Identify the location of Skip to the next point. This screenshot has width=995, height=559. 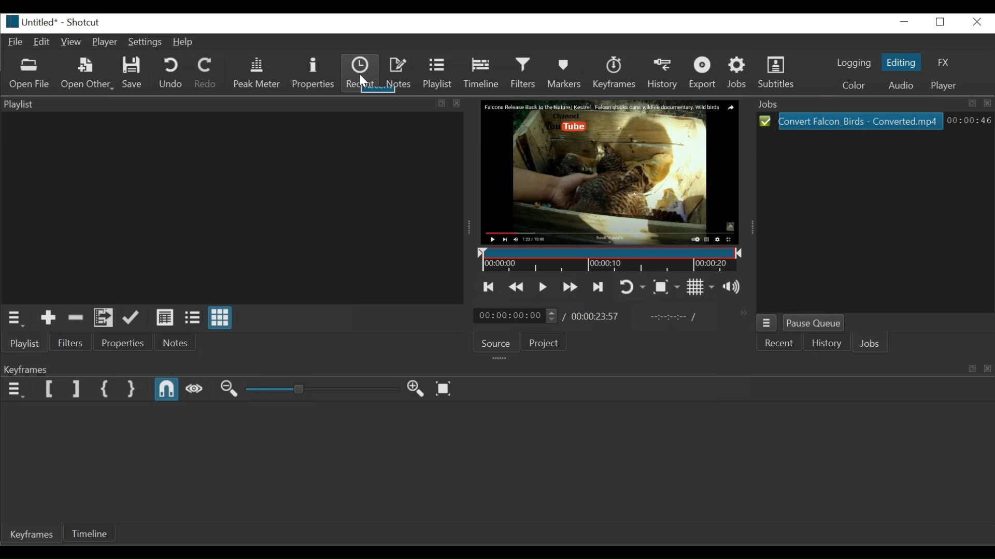
(598, 288).